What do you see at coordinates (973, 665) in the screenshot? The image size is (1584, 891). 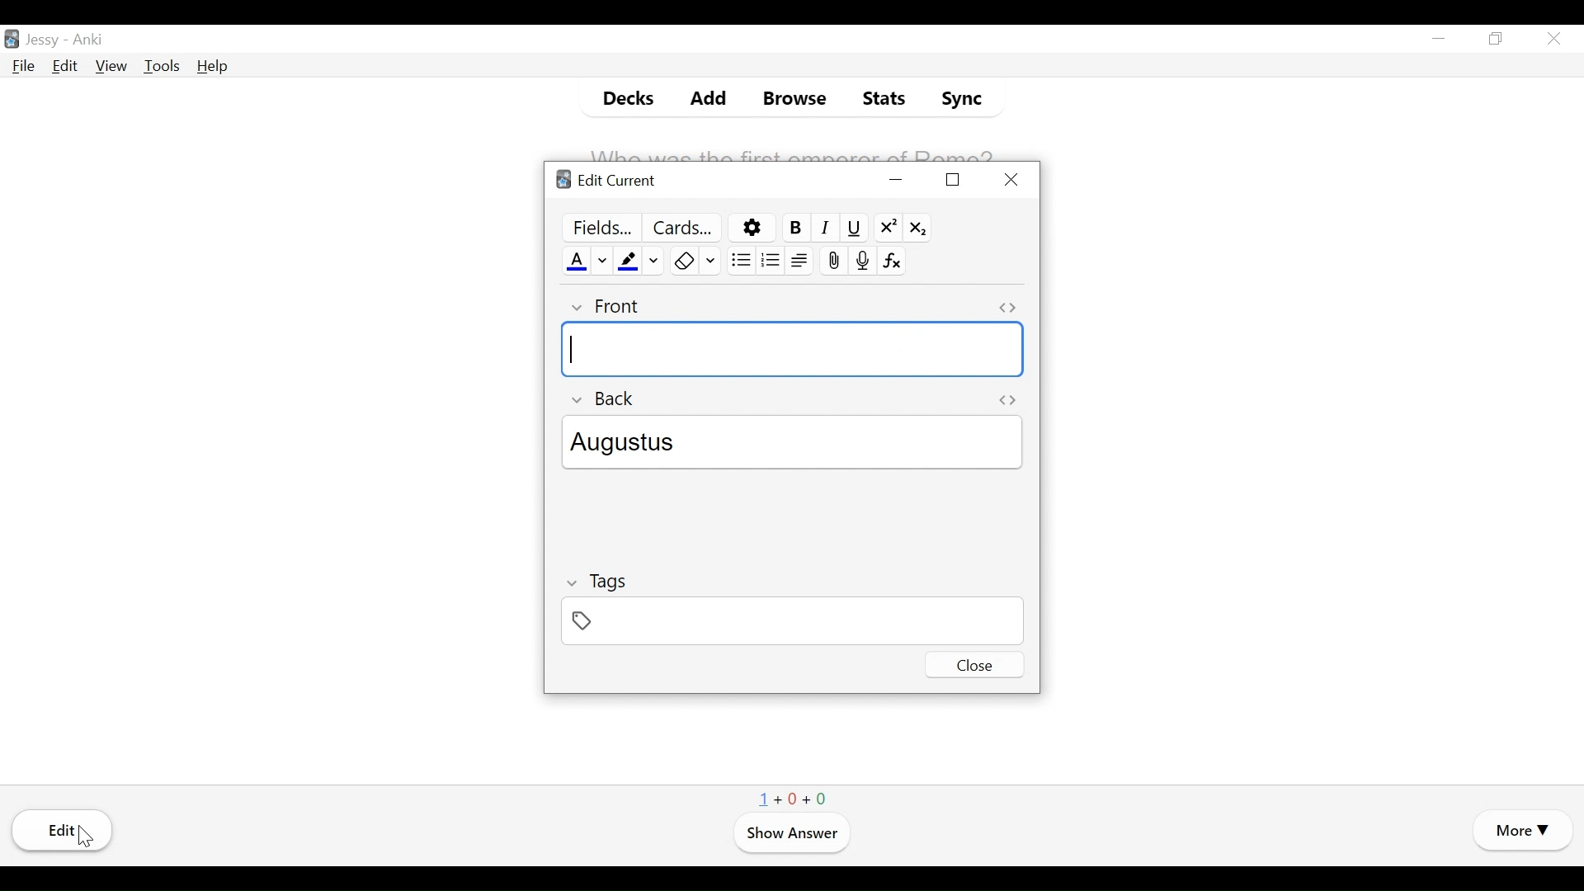 I see `Close` at bounding box center [973, 665].